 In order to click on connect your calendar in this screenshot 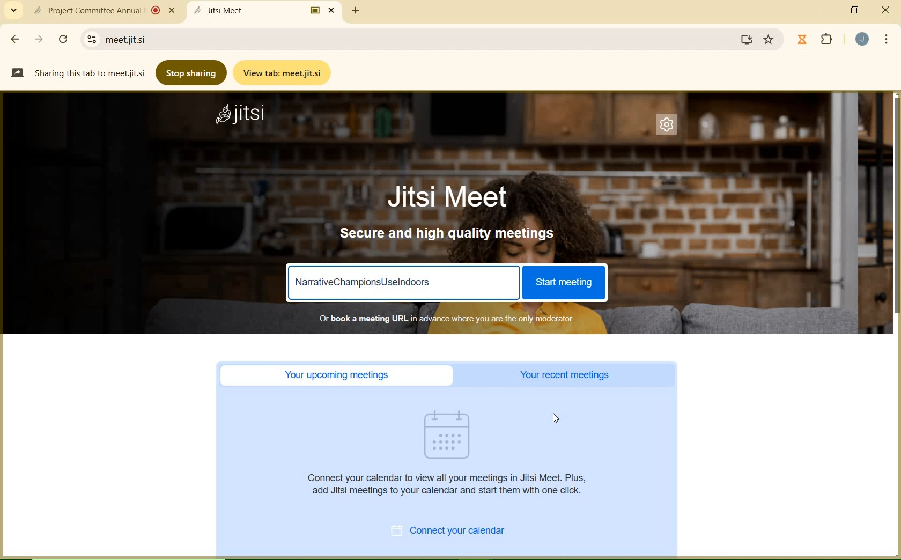, I will do `click(450, 530)`.